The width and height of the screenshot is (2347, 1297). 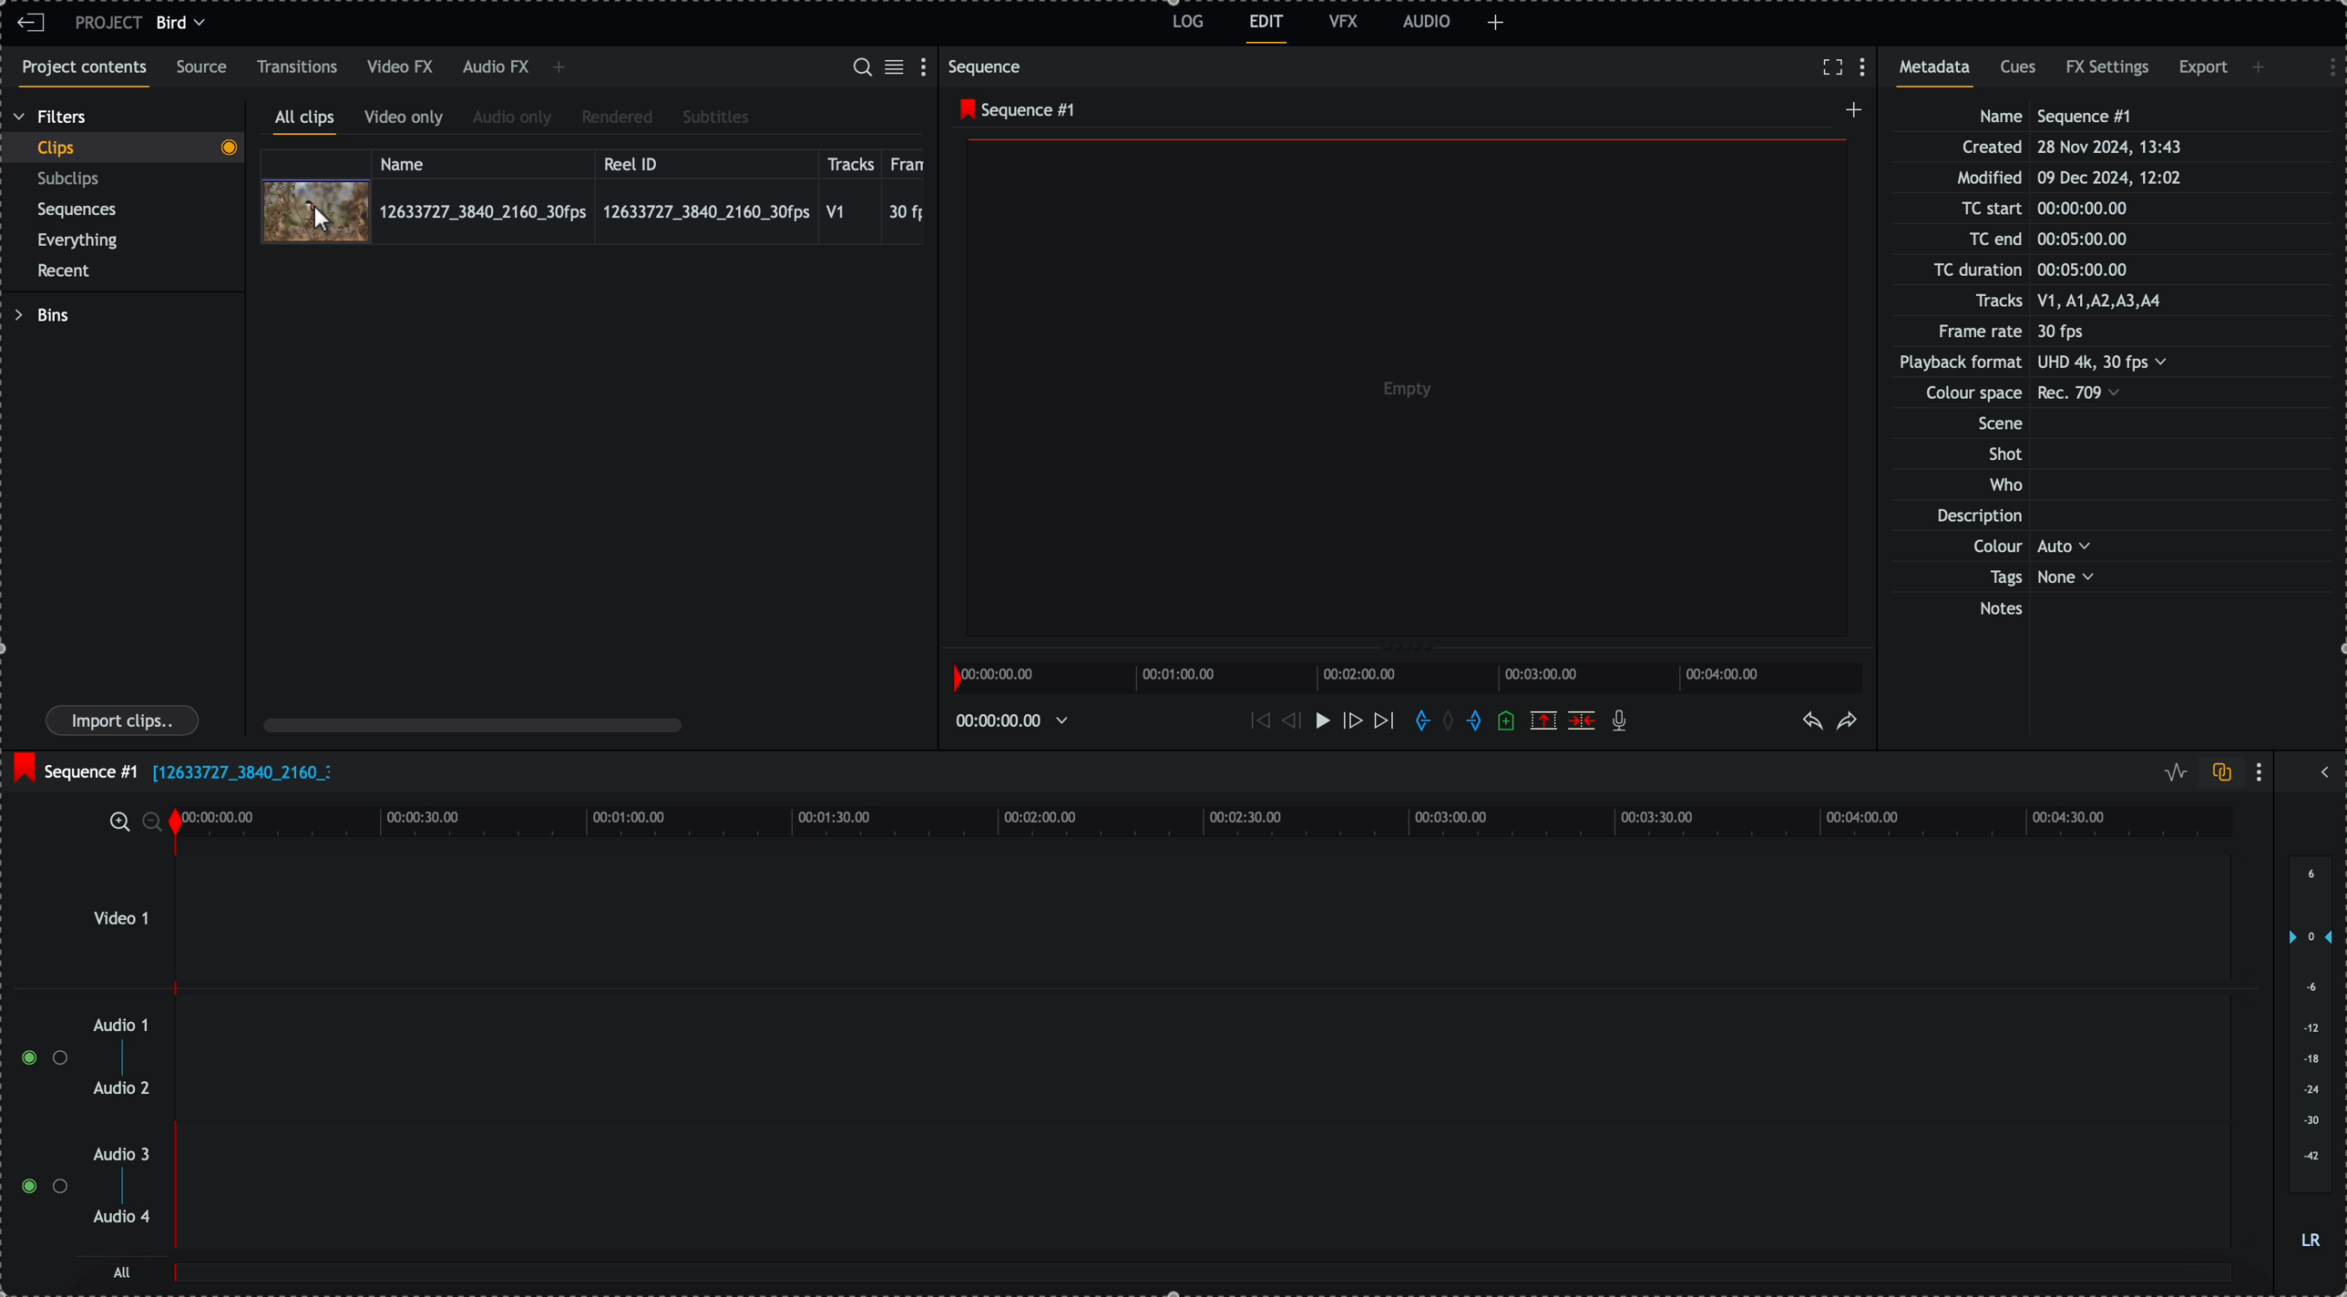 I want to click on delete/cut, so click(x=1582, y=720).